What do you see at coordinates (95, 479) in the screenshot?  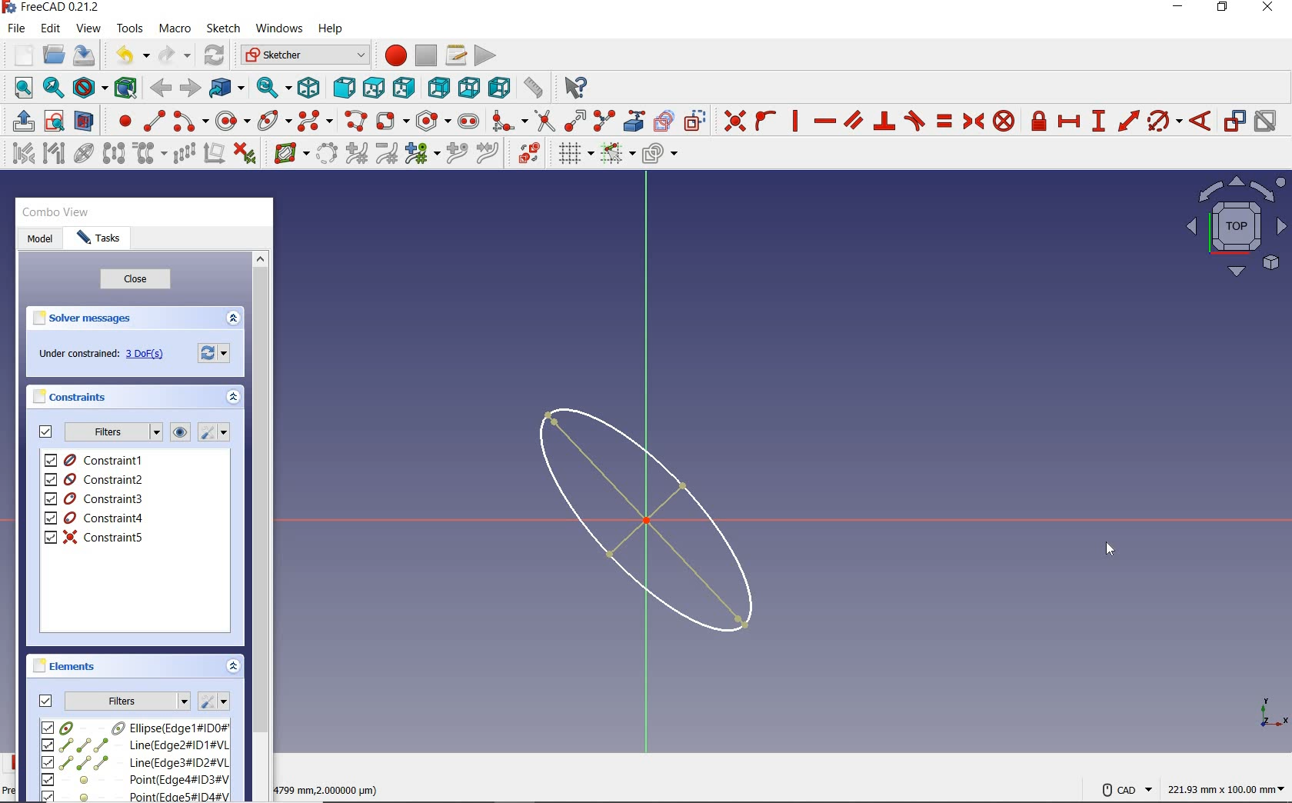 I see `constraint2` at bounding box center [95, 479].